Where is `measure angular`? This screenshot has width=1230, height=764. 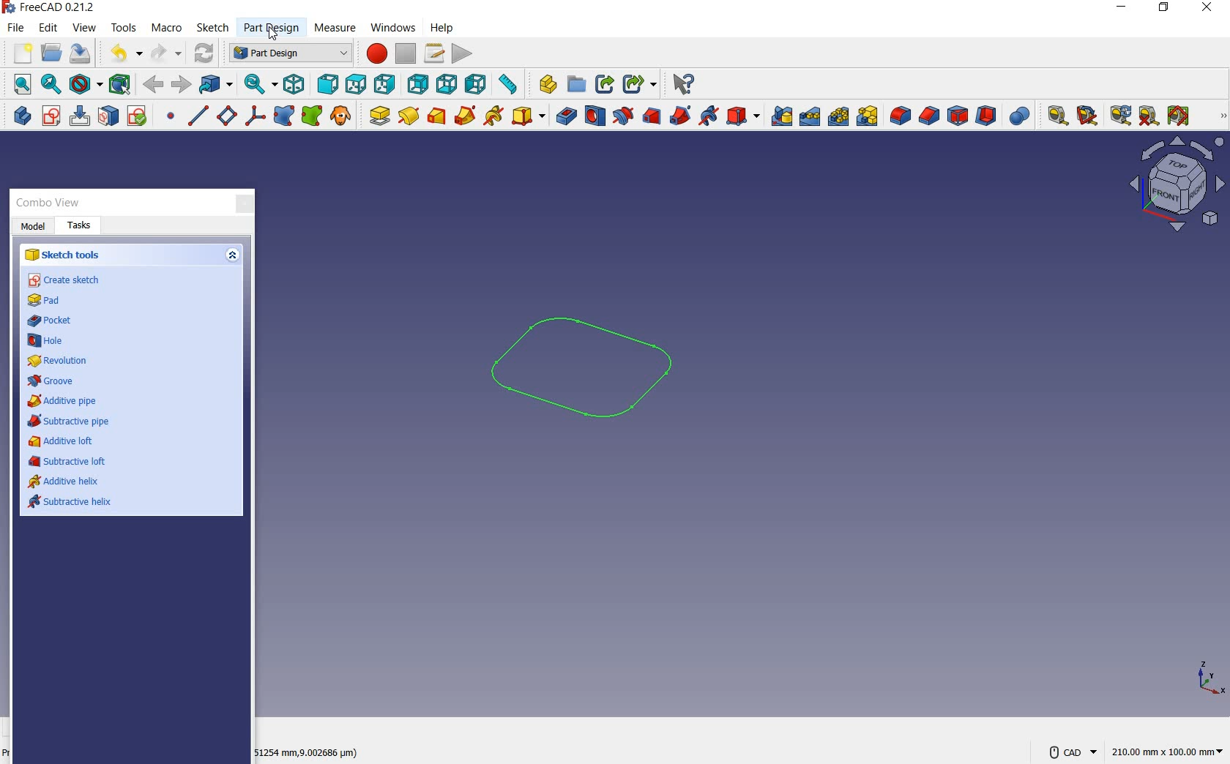 measure angular is located at coordinates (1088, 115).